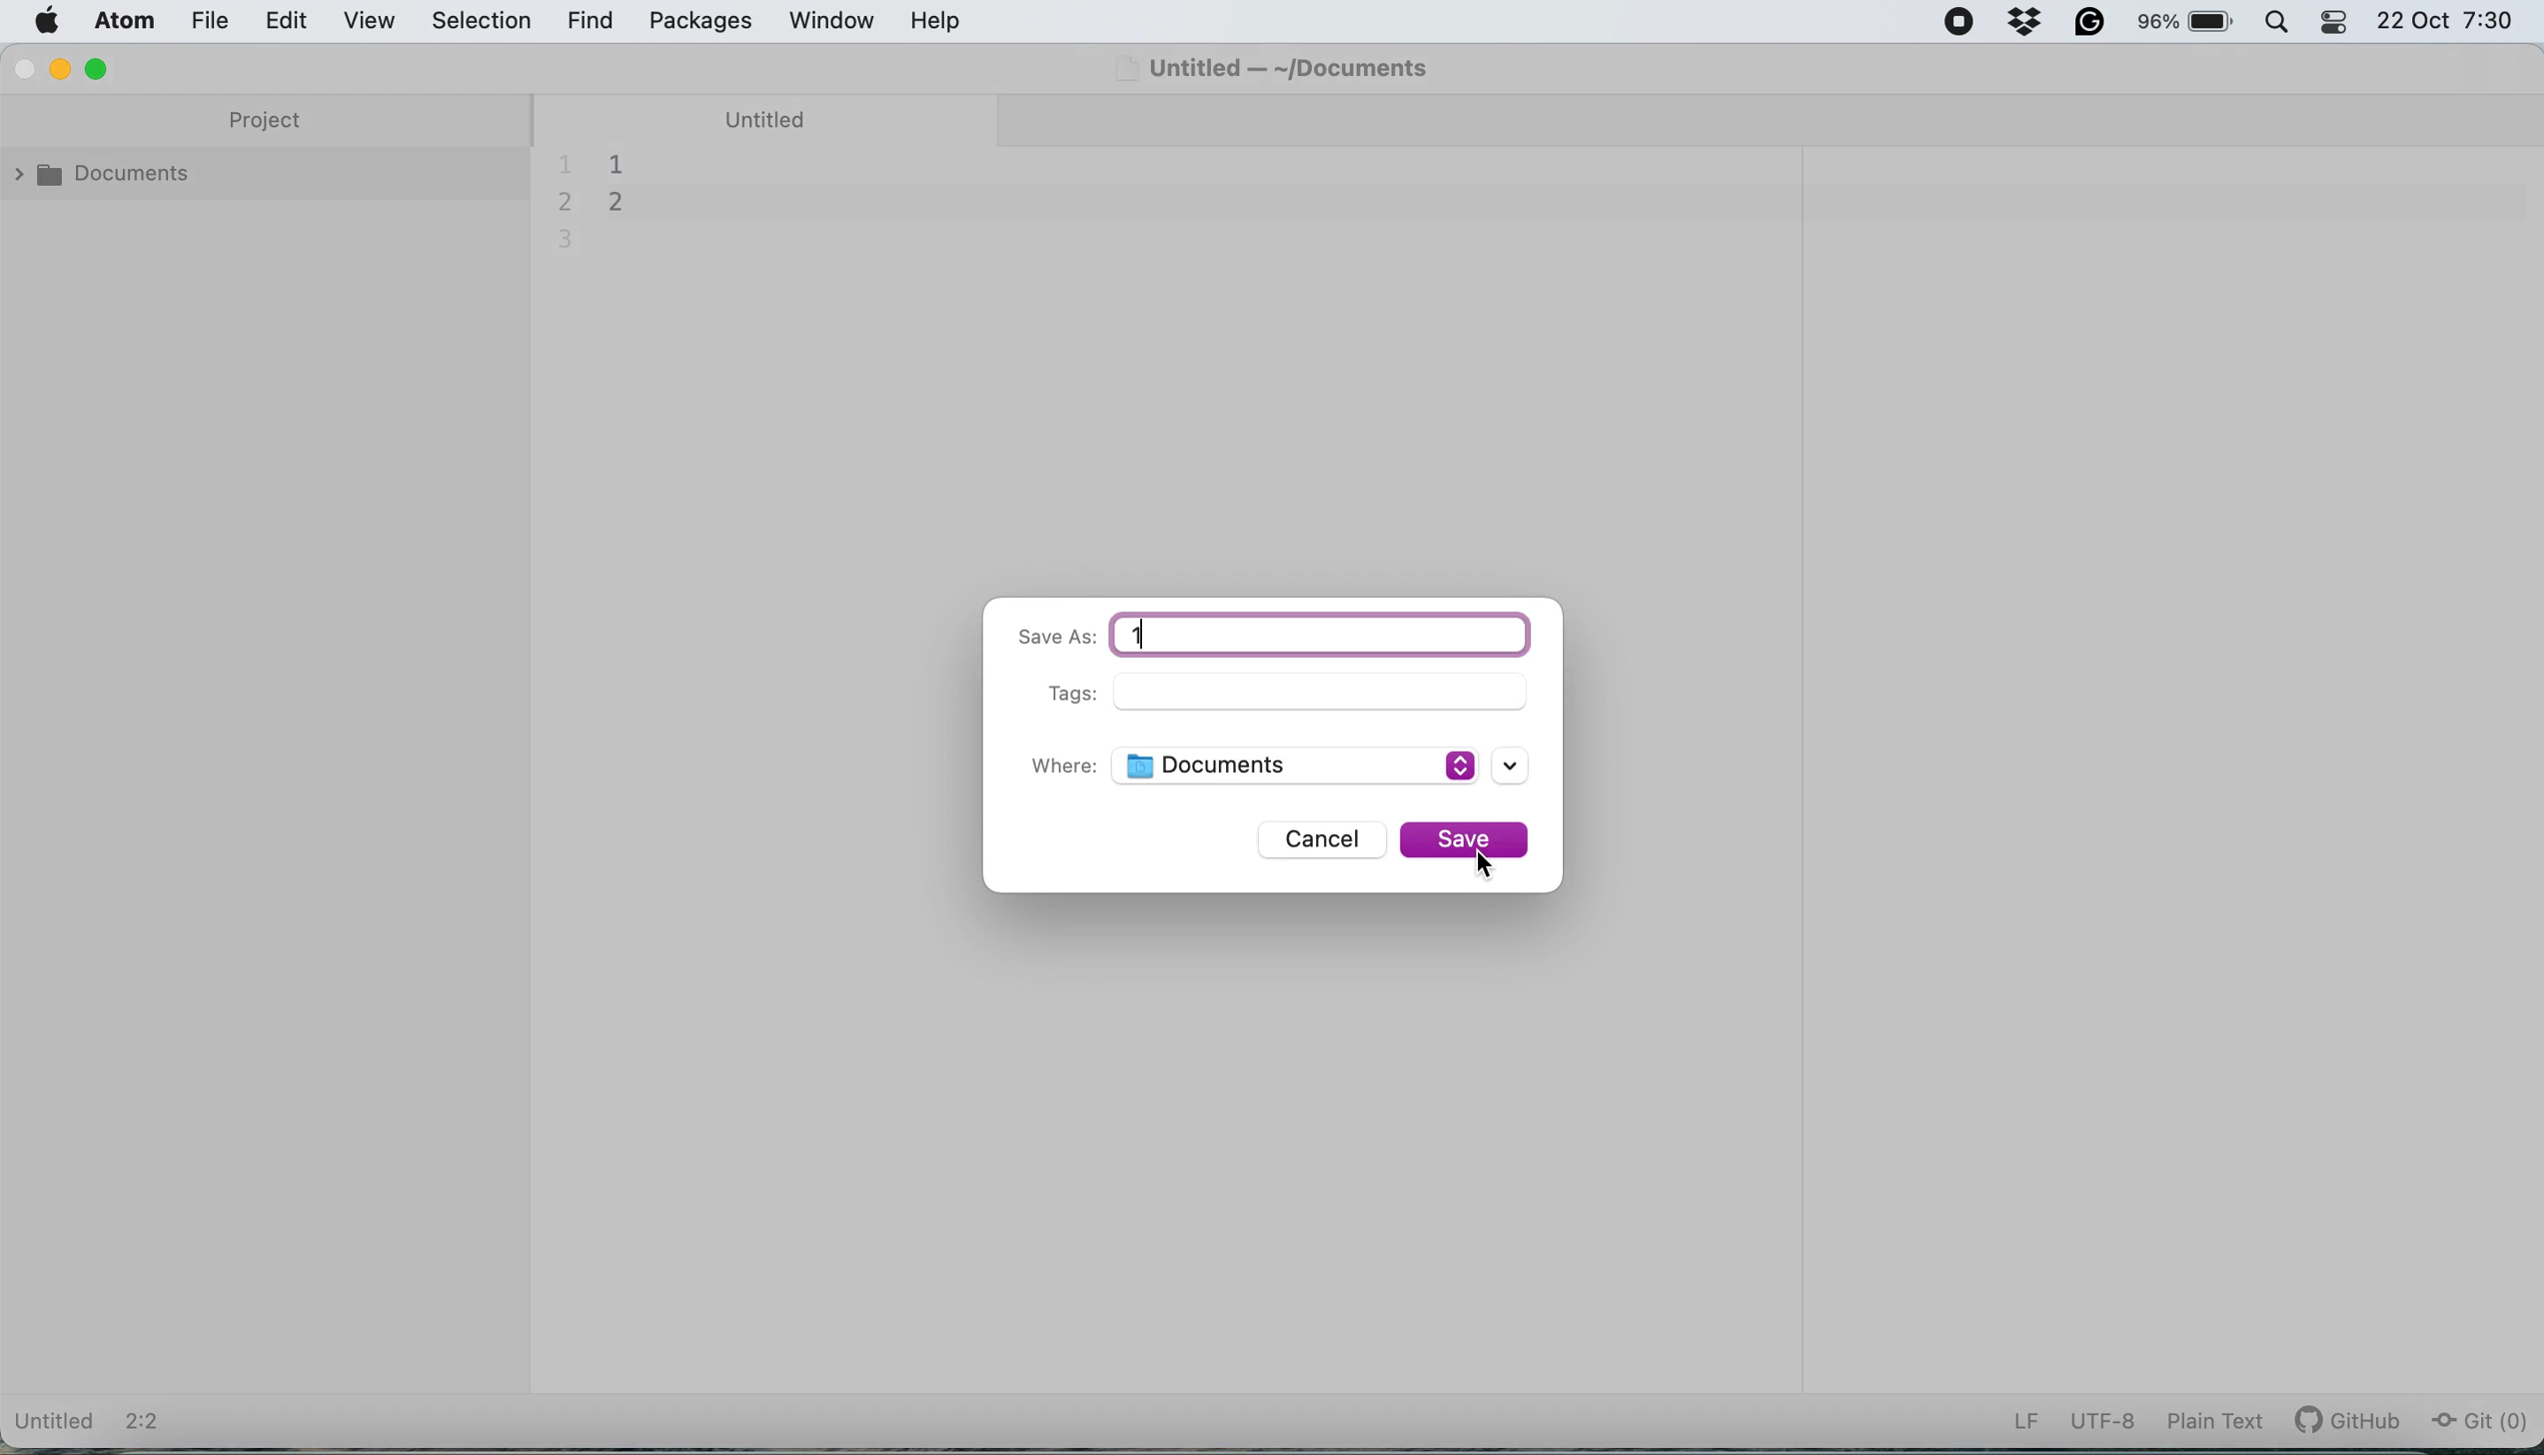  Describe the element at coordinates (773, 118) in the screenshot. I see `untitled` at that location.